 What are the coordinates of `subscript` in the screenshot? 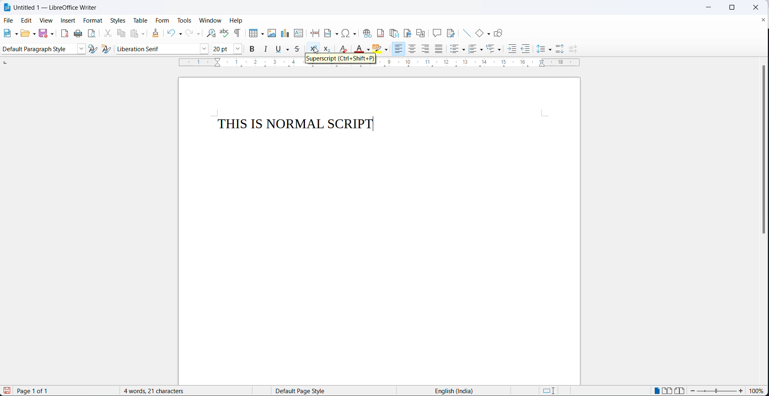 It's located at (328, 49).